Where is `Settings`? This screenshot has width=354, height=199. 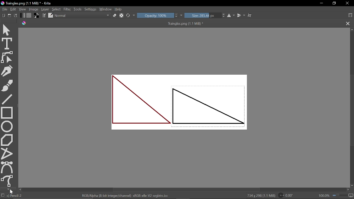
Settings is located at coordinates (91, 10).